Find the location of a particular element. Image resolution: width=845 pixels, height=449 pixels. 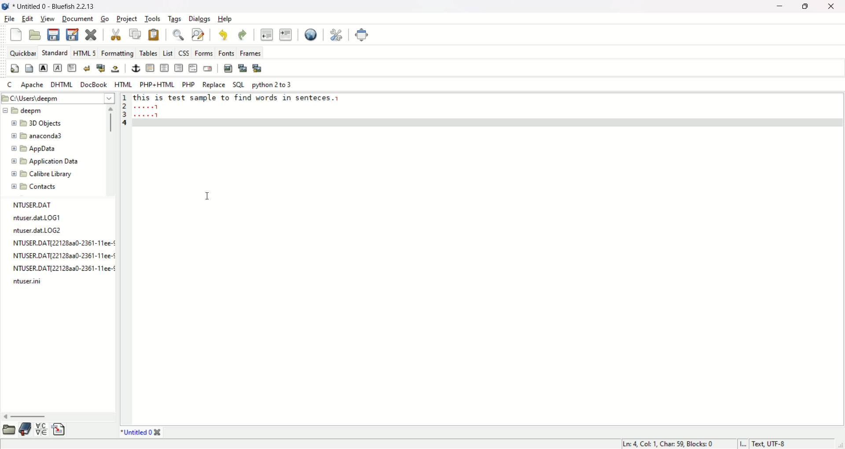

HTML is located at coordinates (123, 84).